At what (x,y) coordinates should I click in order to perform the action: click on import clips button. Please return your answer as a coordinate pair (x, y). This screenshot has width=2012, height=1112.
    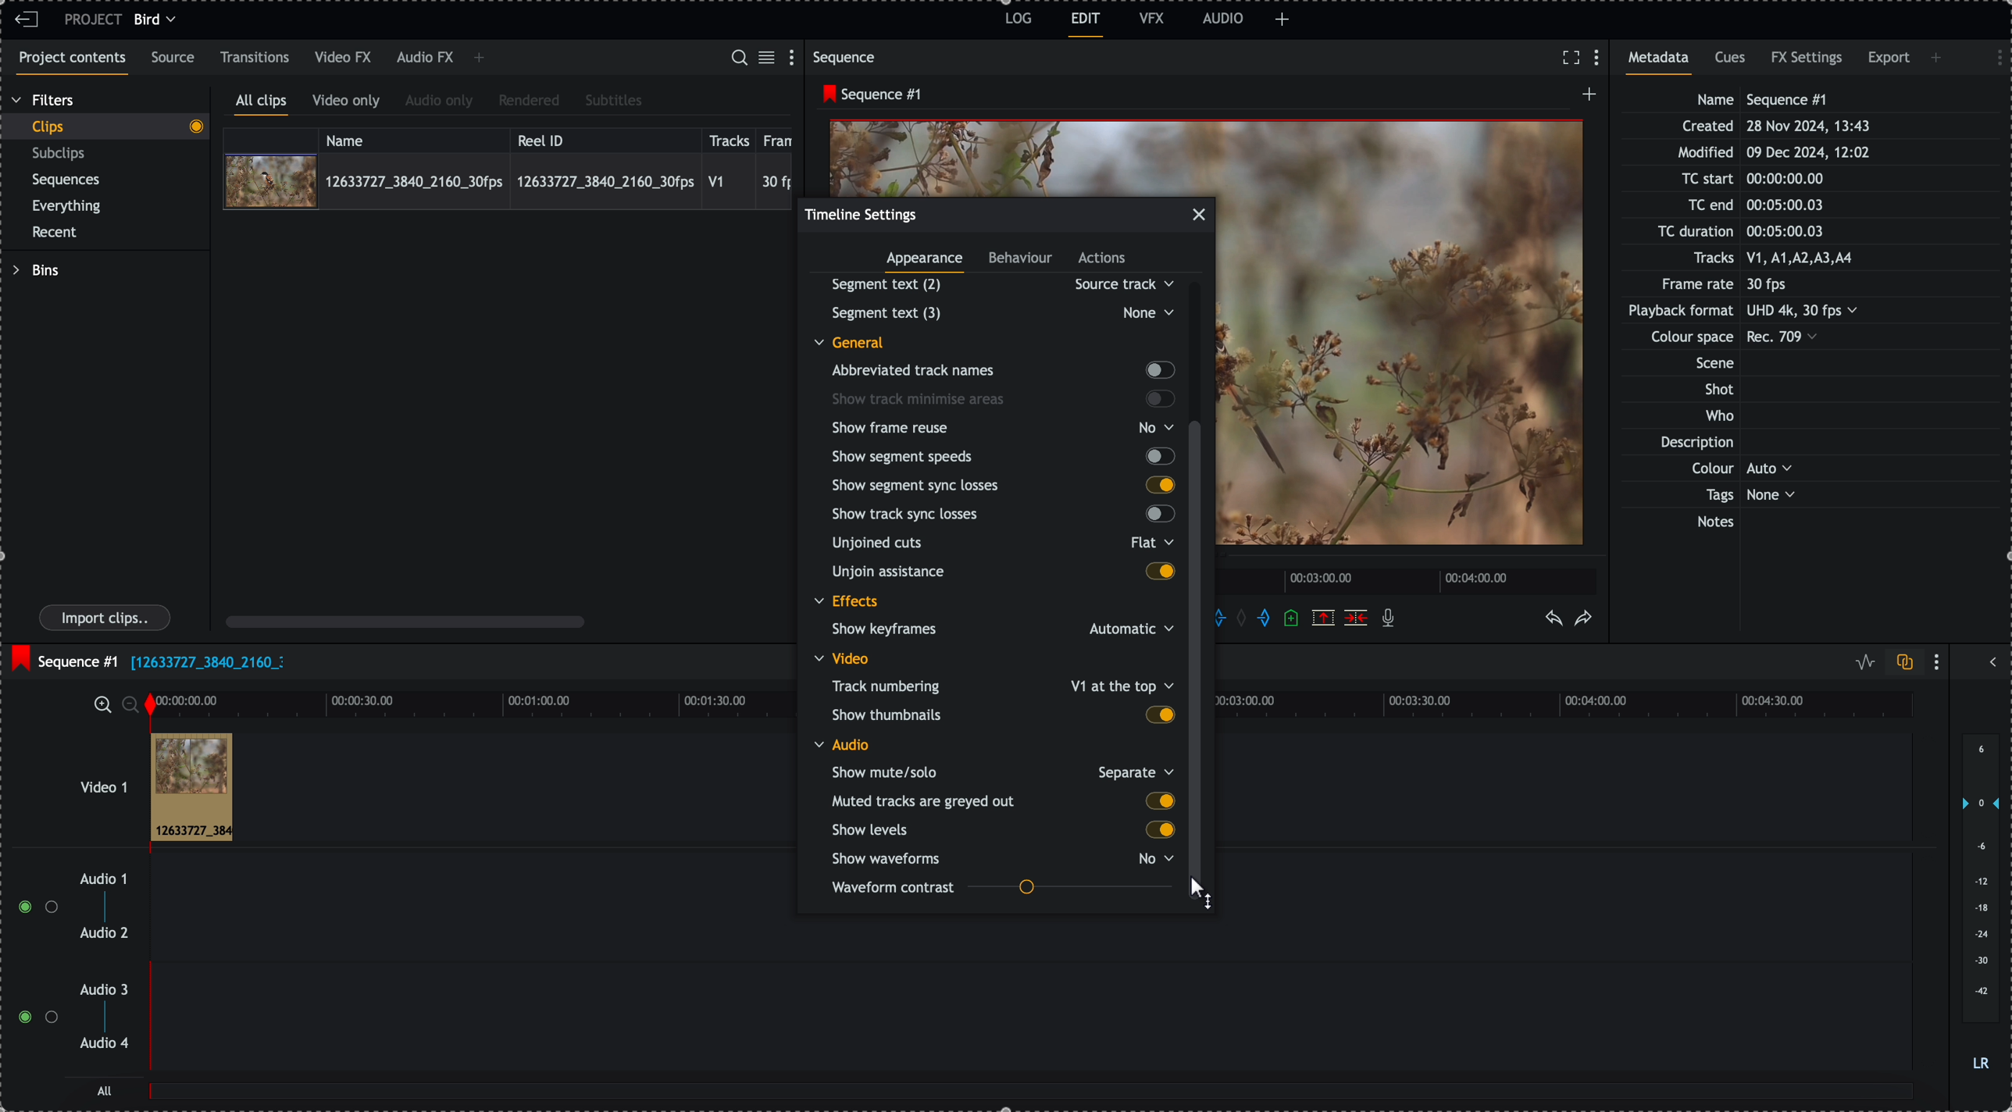
    Looking at the image, I should click on (107, 618).